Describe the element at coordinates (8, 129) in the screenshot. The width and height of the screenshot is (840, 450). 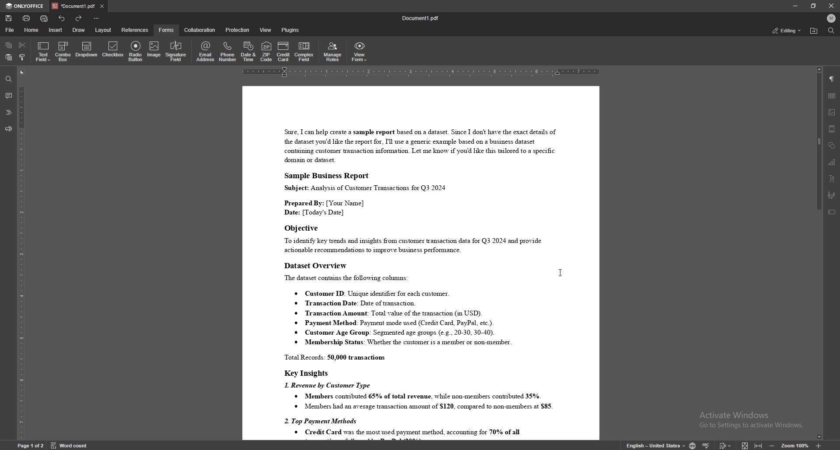
I see `feedback` at that location.